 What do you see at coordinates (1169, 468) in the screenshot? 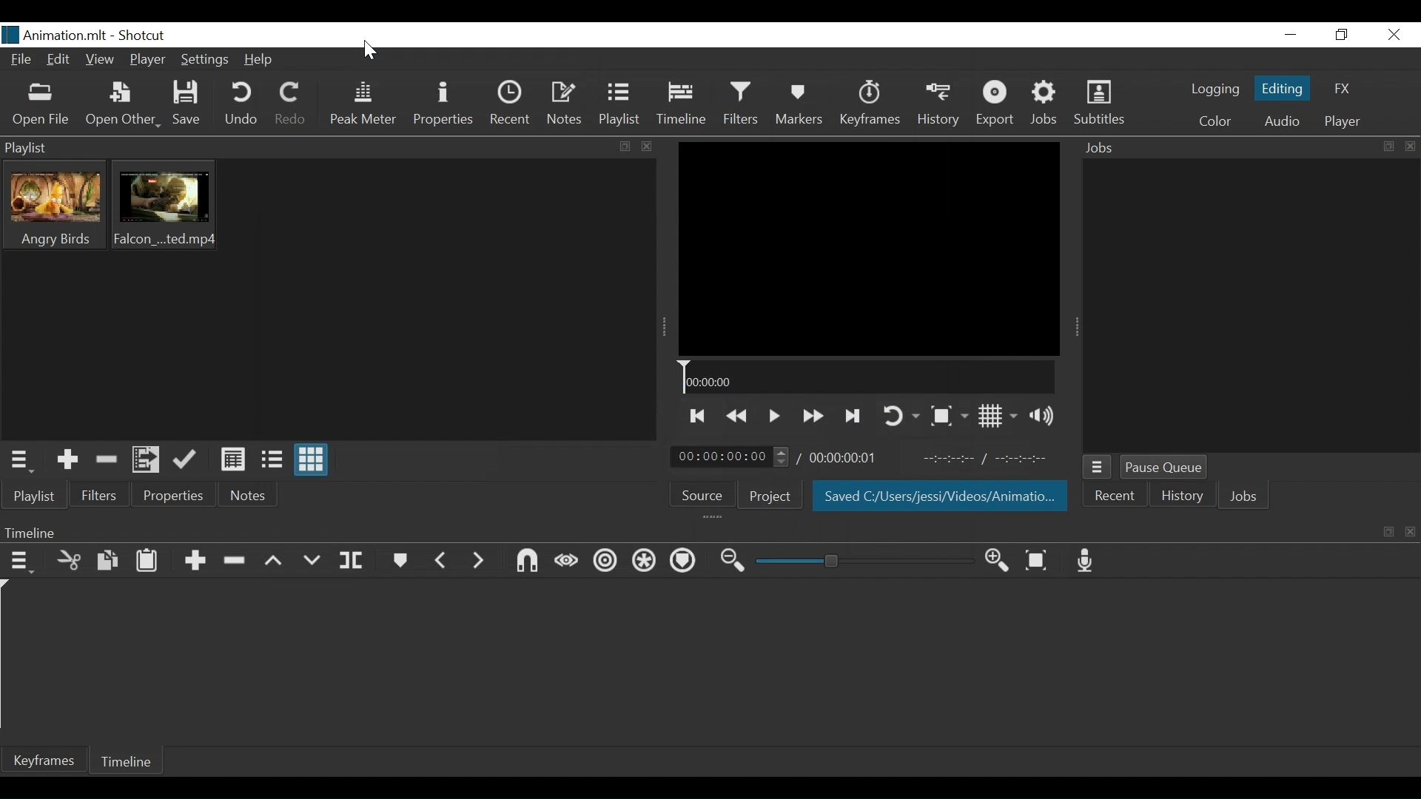
I see `Pause Queue` at bounding box center [1169, 468].